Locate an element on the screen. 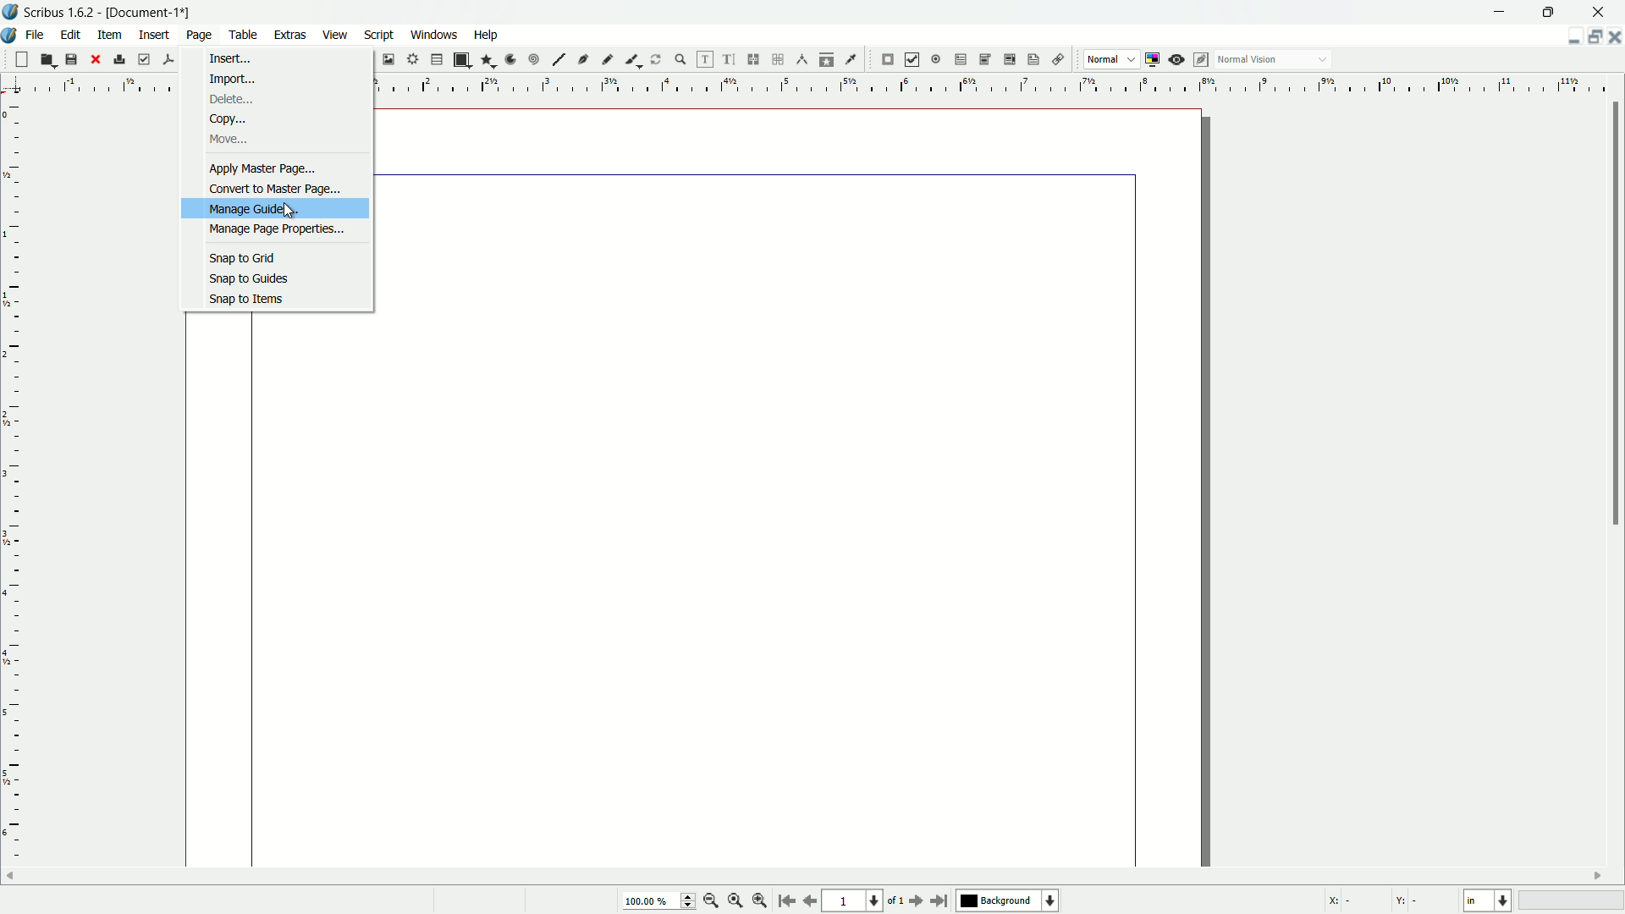  measurements is located at coordinates (802, 60).